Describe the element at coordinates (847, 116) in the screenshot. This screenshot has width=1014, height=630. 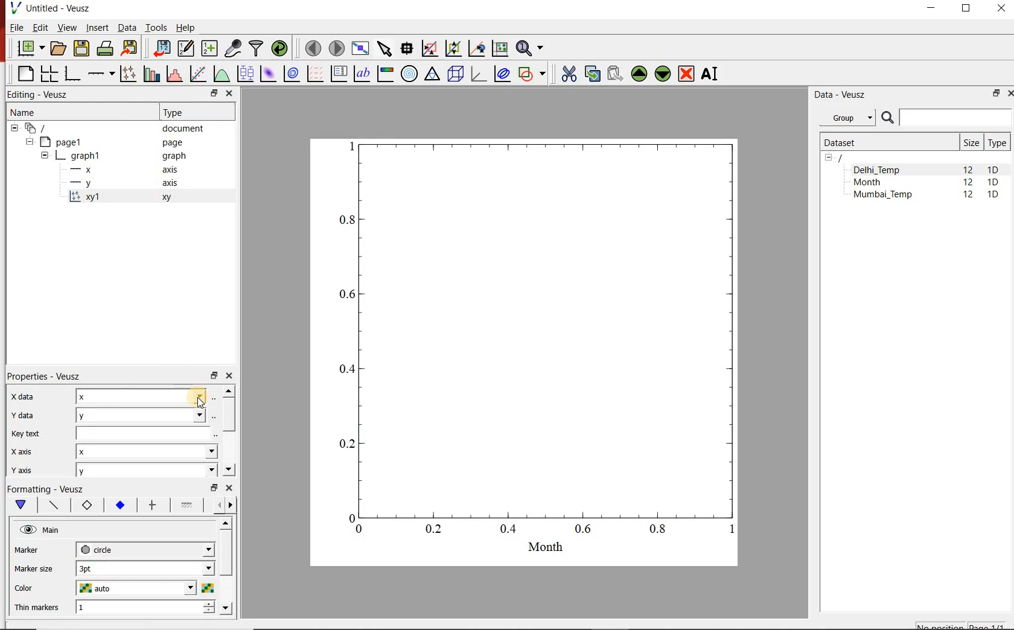
I see `Group` at that location.